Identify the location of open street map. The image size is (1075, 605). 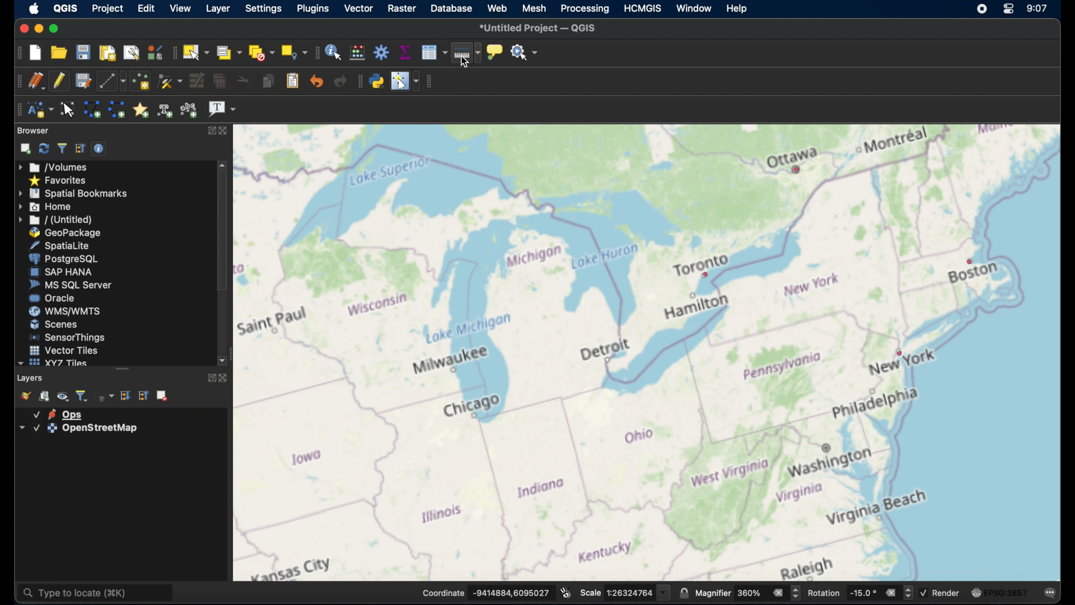
(737, 196).